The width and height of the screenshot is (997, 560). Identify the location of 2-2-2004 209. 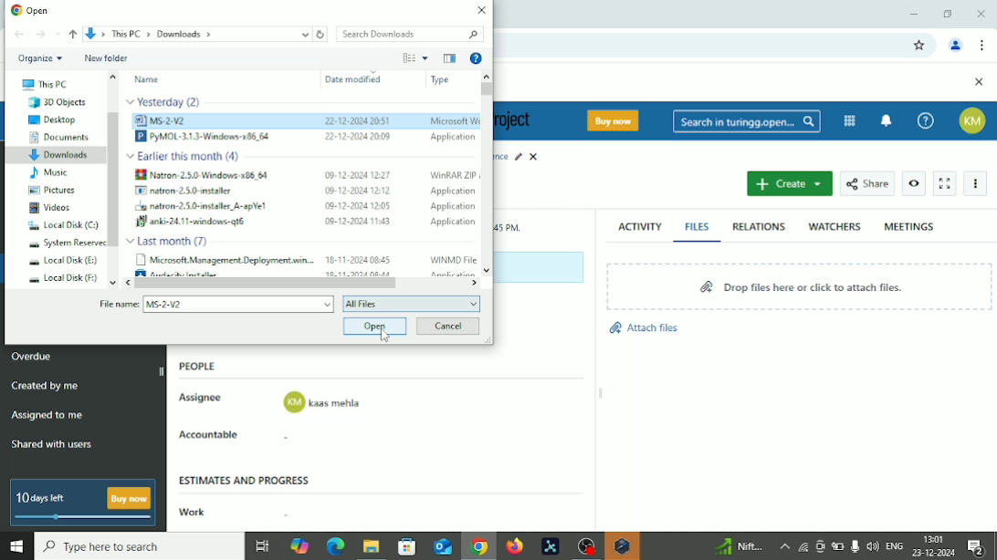
(354, 120).